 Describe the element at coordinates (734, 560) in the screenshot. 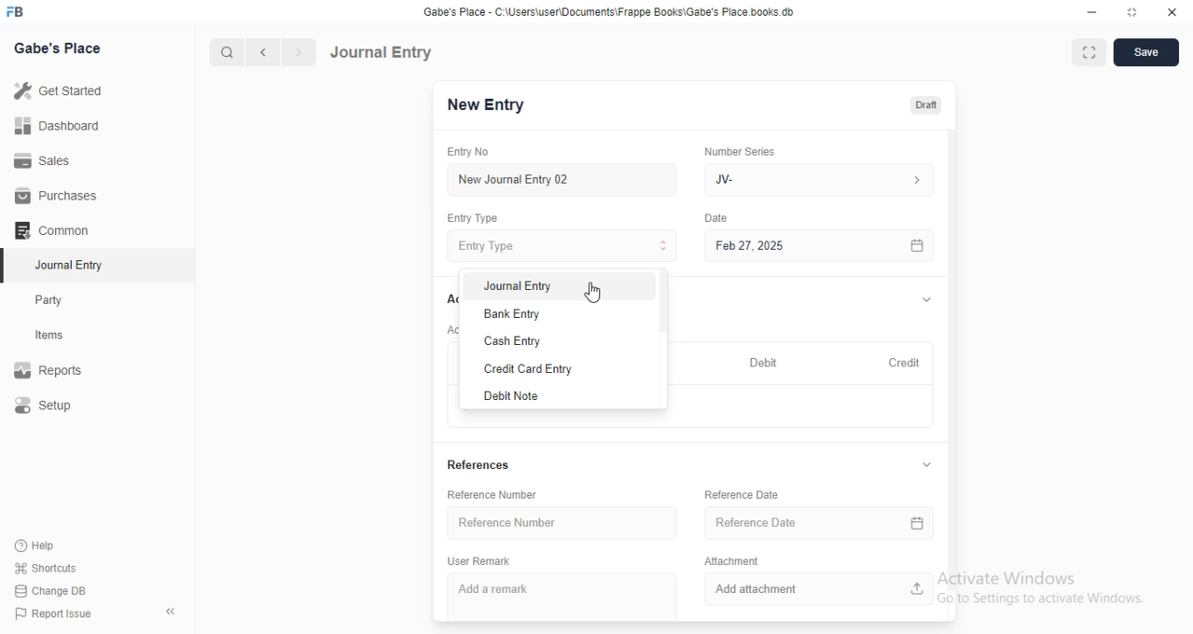

I see `‘Attachment` at that location.